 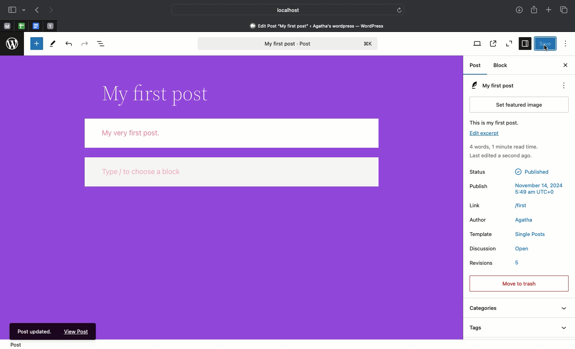 I want to click on , so click(x=233, y=172).